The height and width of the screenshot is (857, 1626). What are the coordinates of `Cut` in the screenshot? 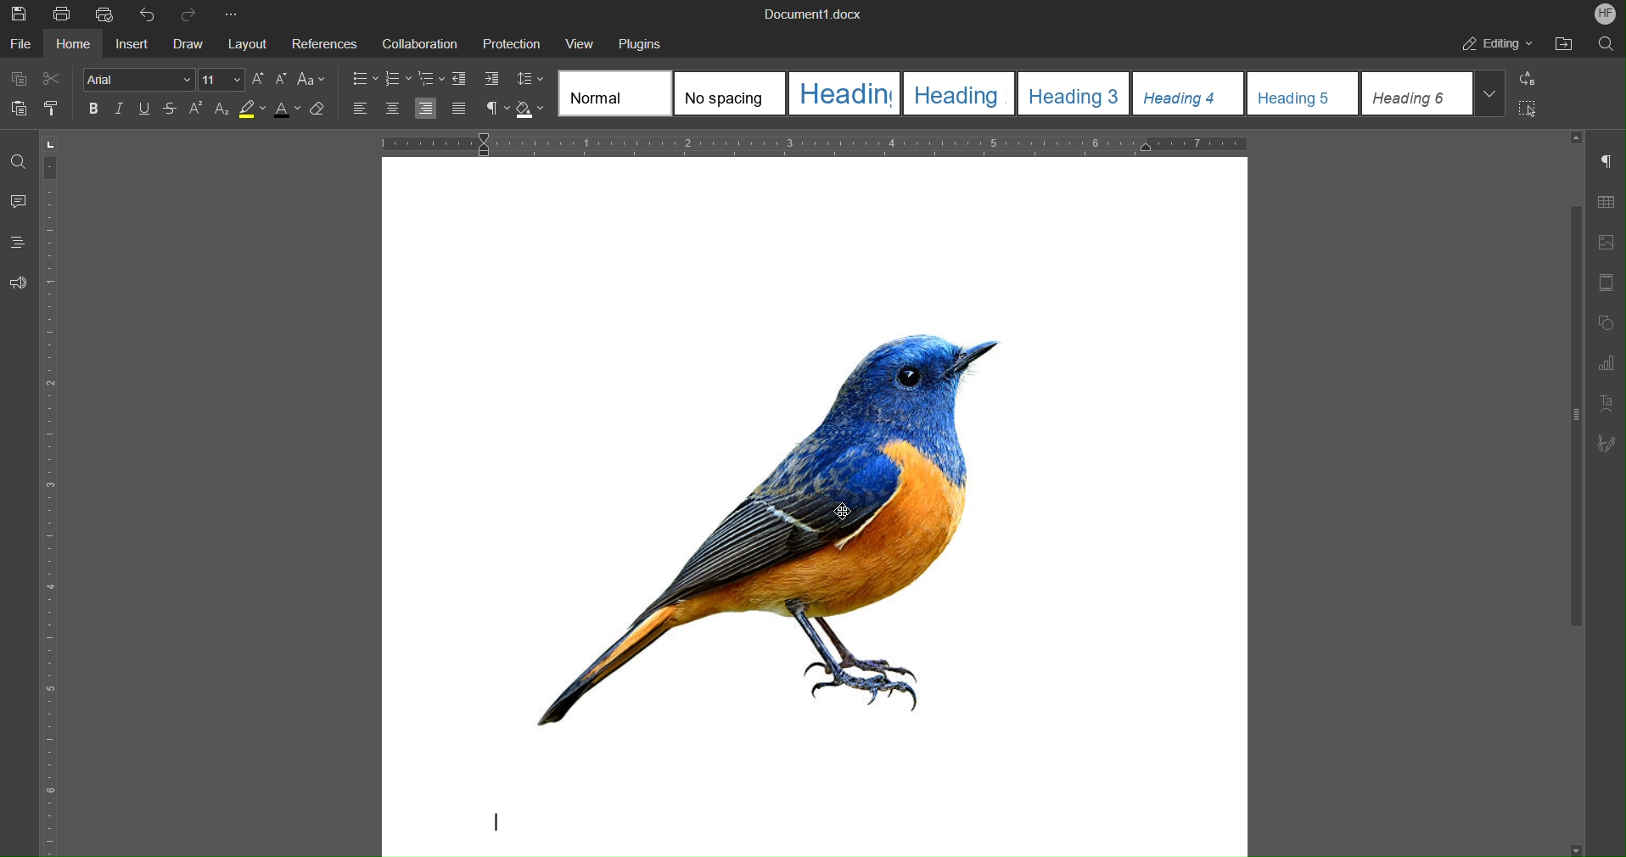 It's located at (53, 79).